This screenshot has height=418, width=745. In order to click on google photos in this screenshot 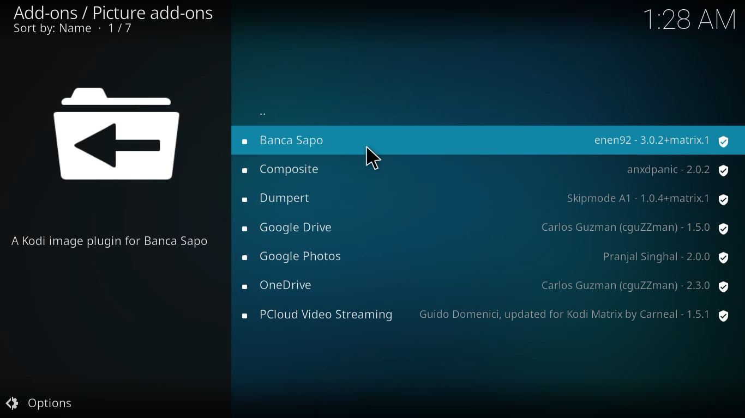, I will do `click(295, 257)`.